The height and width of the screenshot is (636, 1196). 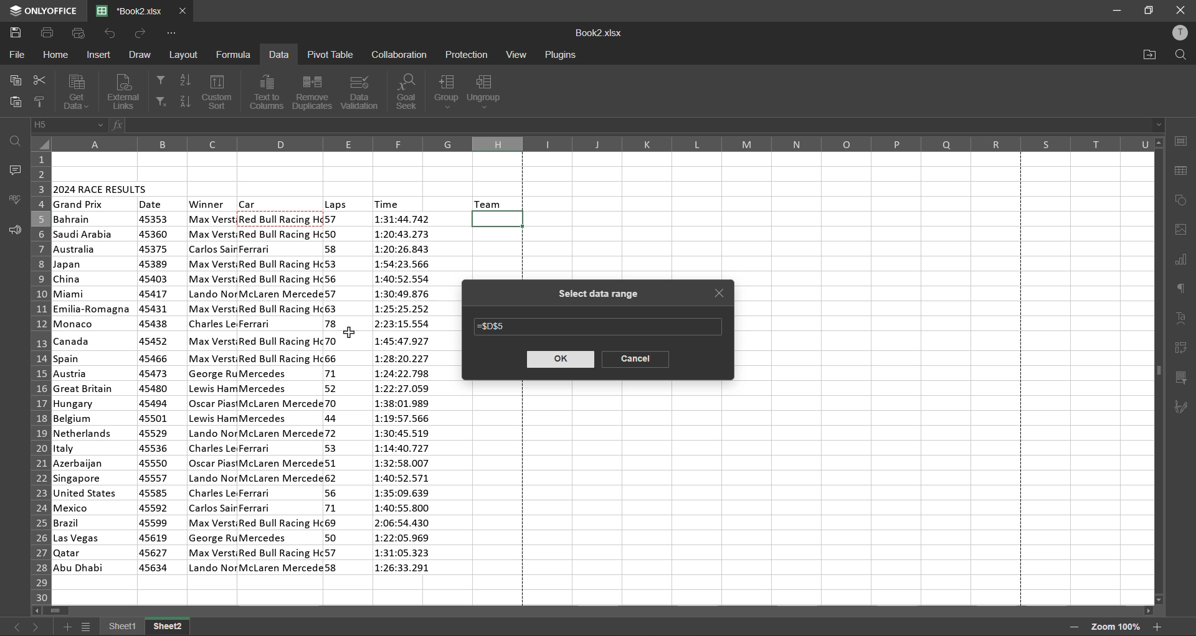 What do you see at coordinates (16, 626) in the screenshot?
I see `previous` at bounding box center [16, 626].